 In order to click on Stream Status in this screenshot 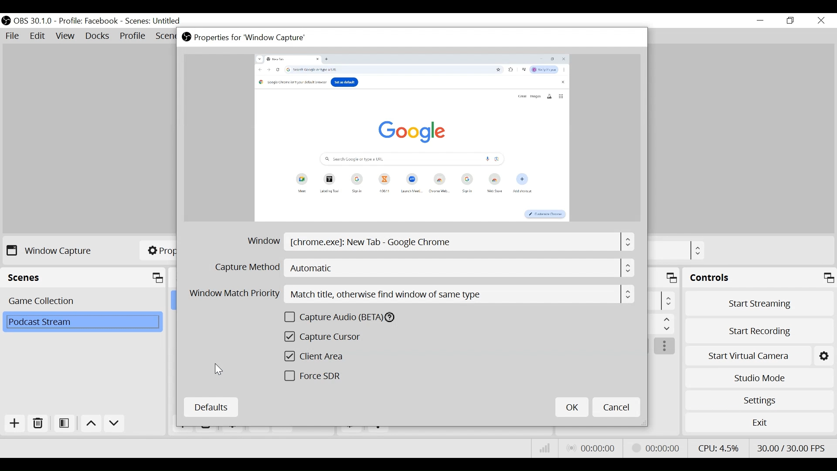, I will do `click(657, 448)`.